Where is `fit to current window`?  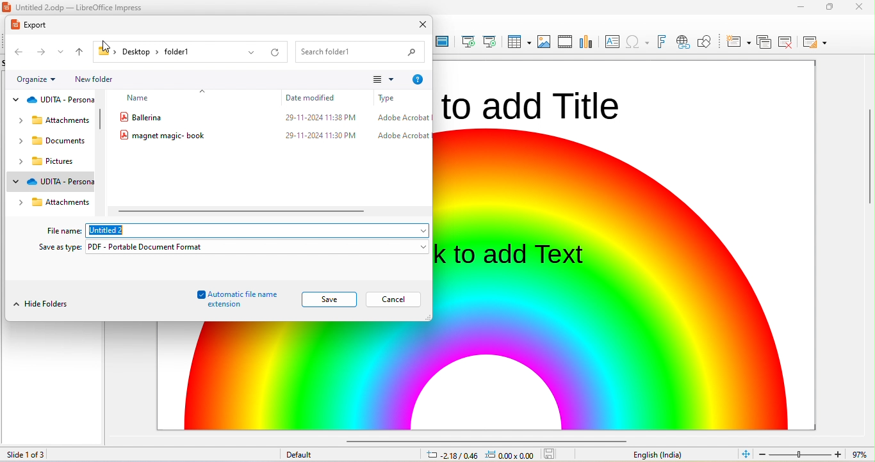 fit to current window is located at coordinates (746, 453).